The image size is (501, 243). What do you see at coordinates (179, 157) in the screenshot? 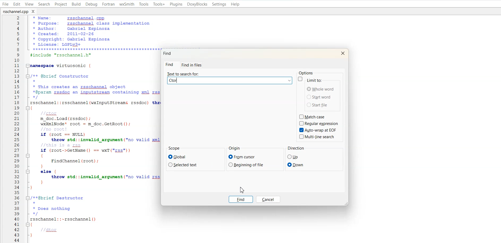
I see `Global` at bounding box center [179, 157].